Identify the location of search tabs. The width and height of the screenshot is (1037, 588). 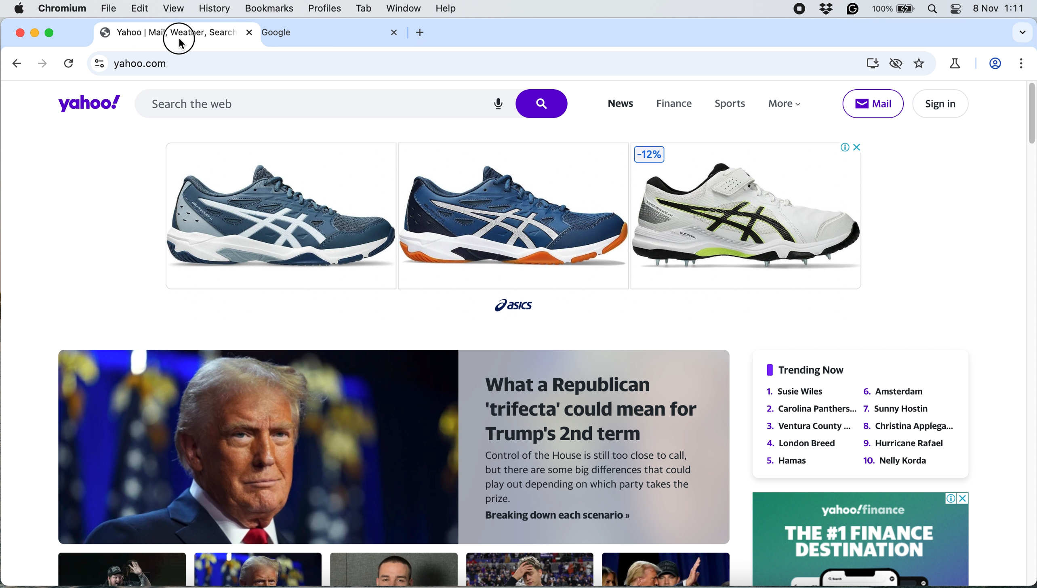
(1020, 33).